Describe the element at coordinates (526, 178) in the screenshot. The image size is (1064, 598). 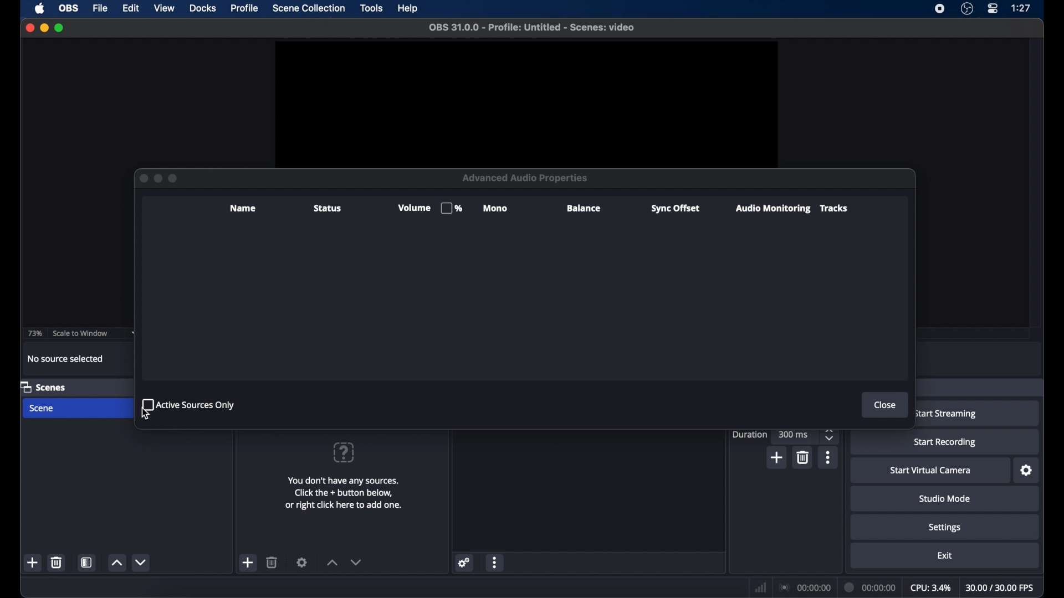
I see `advanced audio properties` at that location.